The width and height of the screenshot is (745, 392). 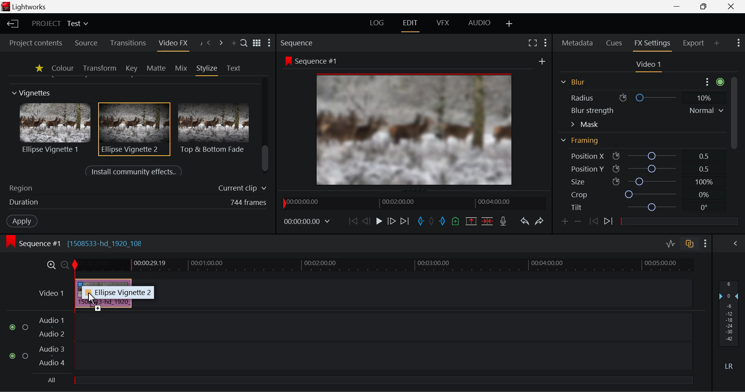 What do you see at coordinates (504, 220) in the screenshot?
I see `Record Voiceover` at bounding box center [504, 220].